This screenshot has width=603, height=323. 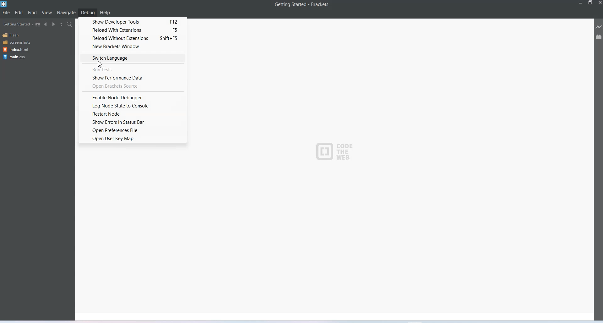 I want to click on Gating started, so click(x=16, y=24).